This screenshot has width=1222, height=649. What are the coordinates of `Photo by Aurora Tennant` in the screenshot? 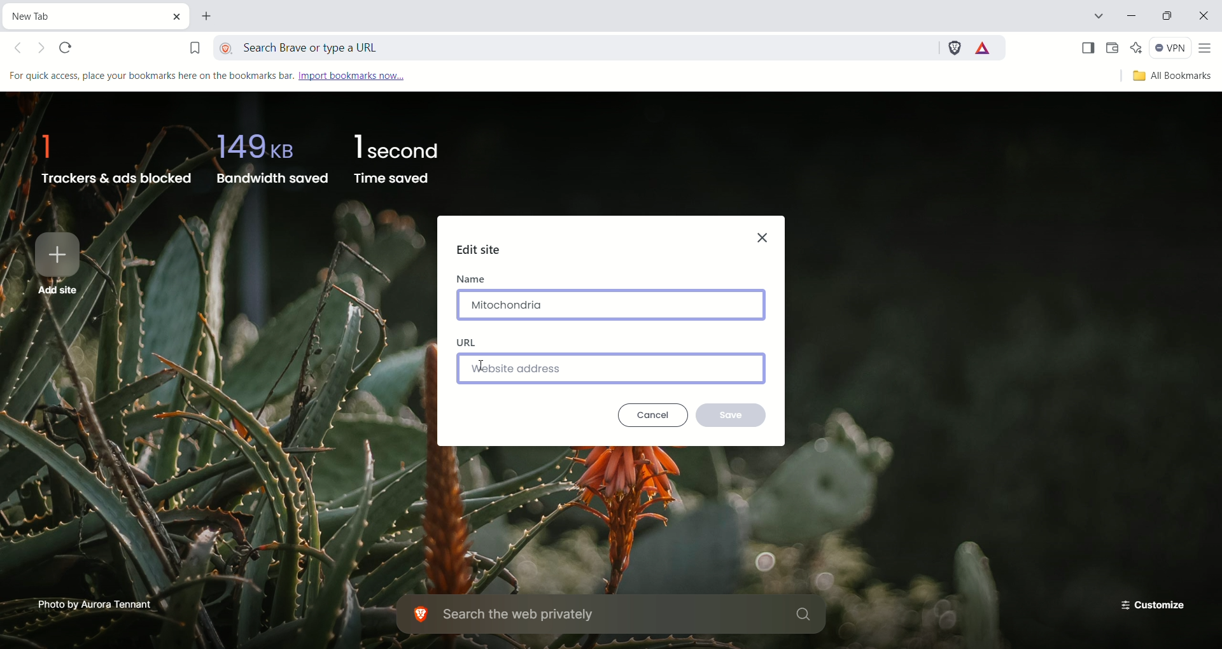 It's located at (96, 603).